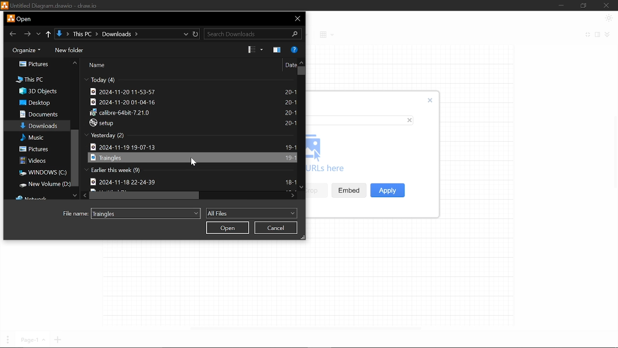 This screenshot has width=618, height=348. What do you see at coordinates (99, 66) in the screenshot?
I see `Name` at bounding box center [99, 66].